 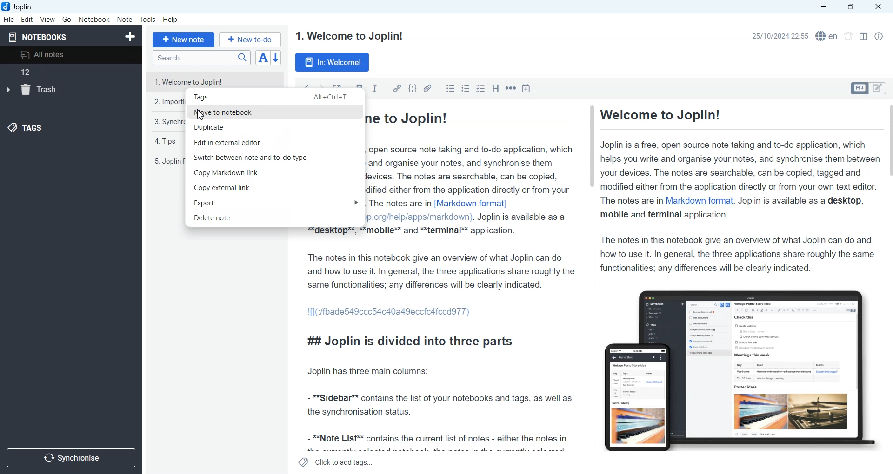 What do you see at coordinates (474, 169) in the screenshot?
I see `e to Joplin!

pen source note taking and to-do application, which
nd organise your notes, and synchronise them
vices. The notes are searchable, can be copied,
fied either from the application directly or from your
he notes are in [Markdown format]
org/help/apps/markdown). Joplin is available as a` at bounding box center [474, 169].